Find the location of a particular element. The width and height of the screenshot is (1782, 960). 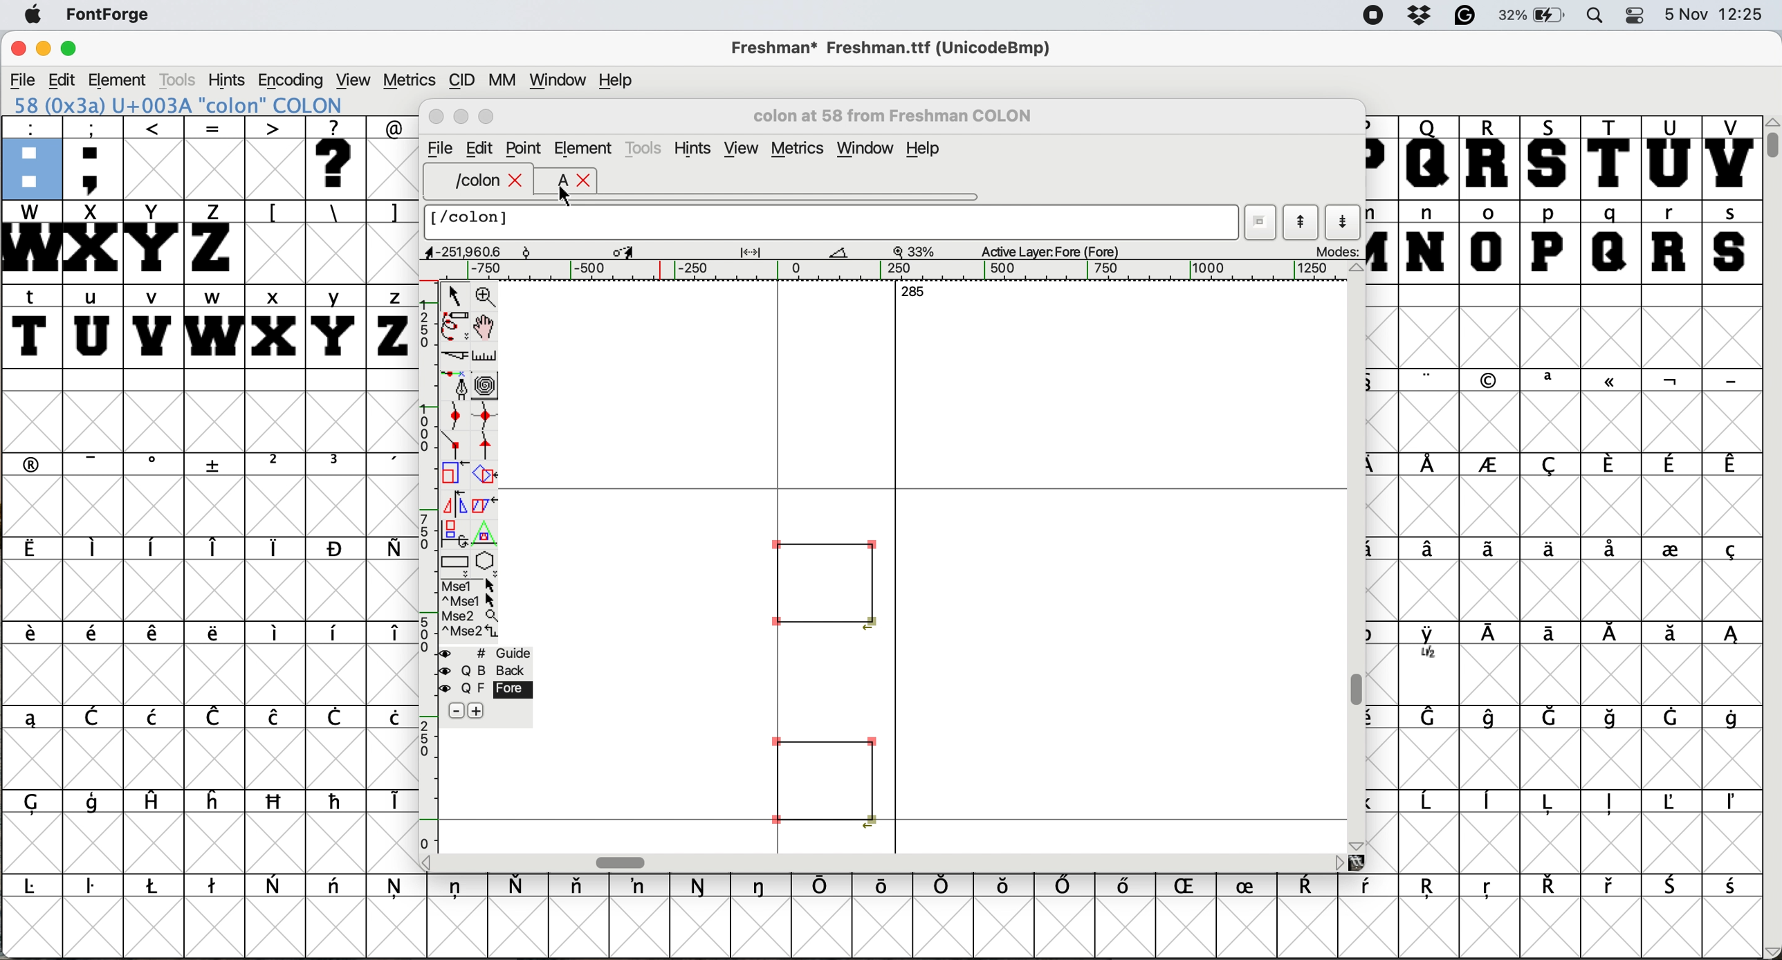

minimise is located at coordinates (42, 48).